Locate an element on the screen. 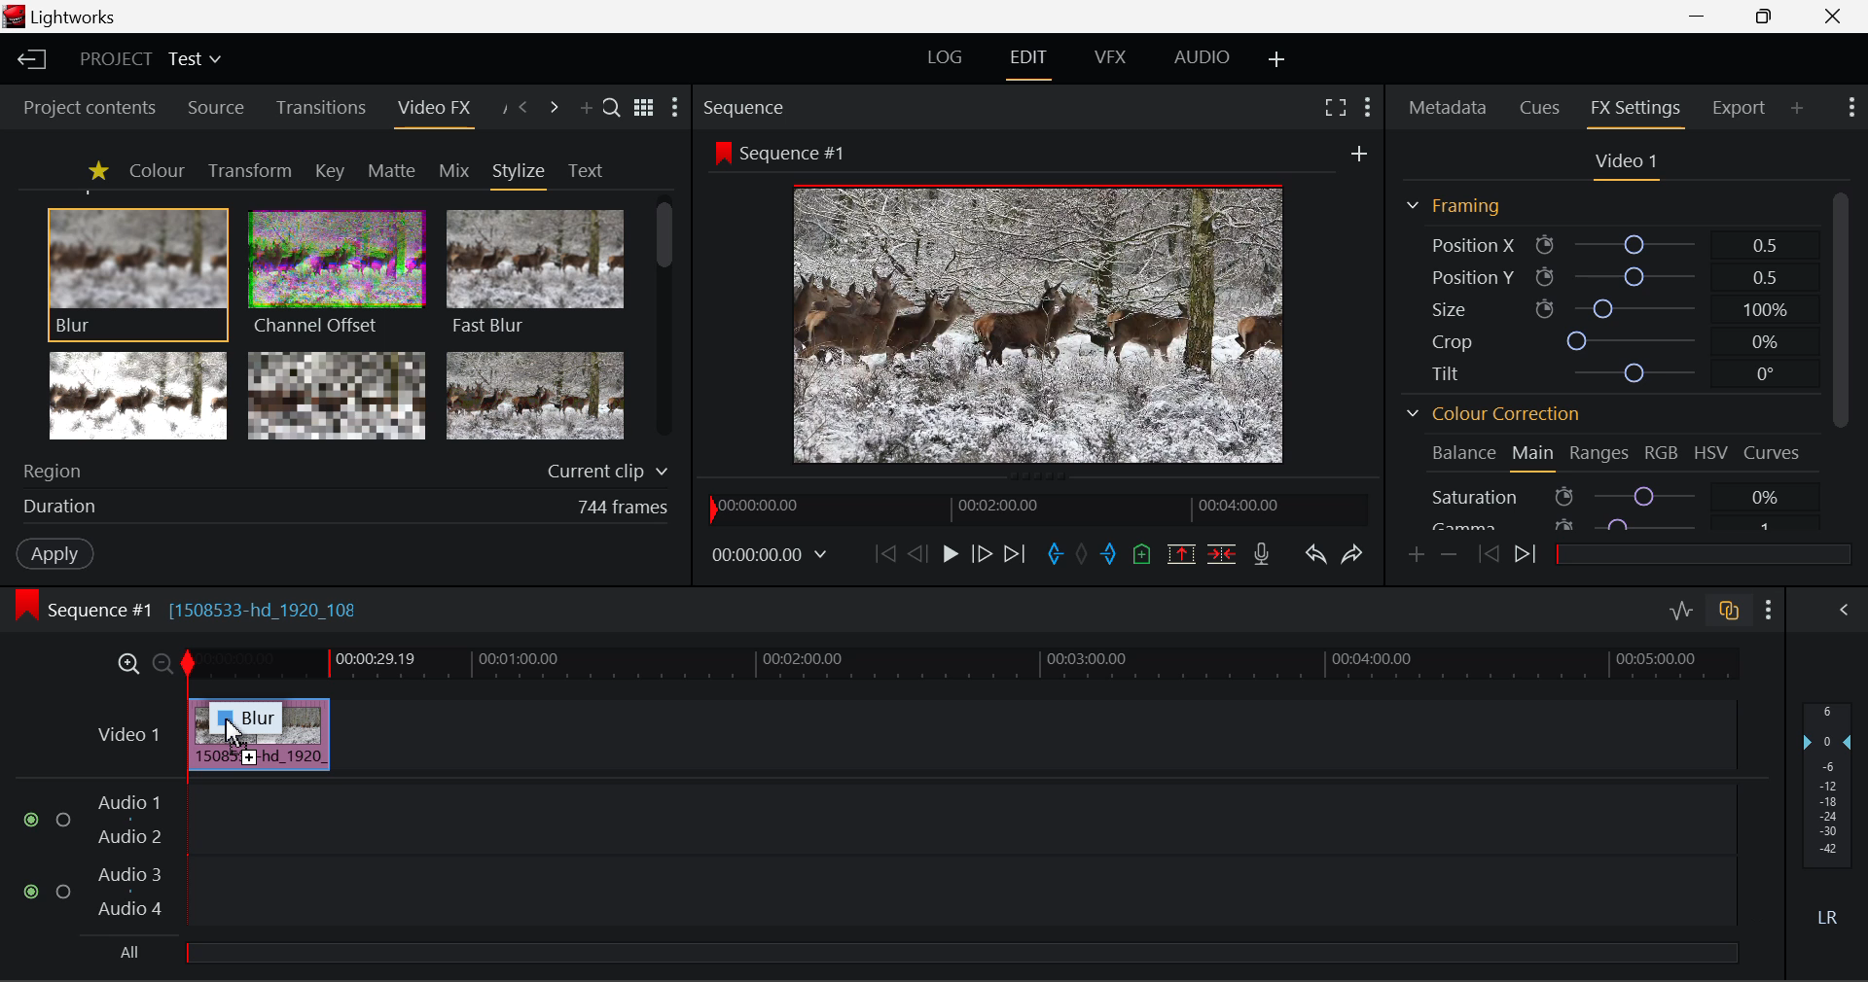 The image size is (1868, 982). Show Settings is located at coordinates (1368, 105).